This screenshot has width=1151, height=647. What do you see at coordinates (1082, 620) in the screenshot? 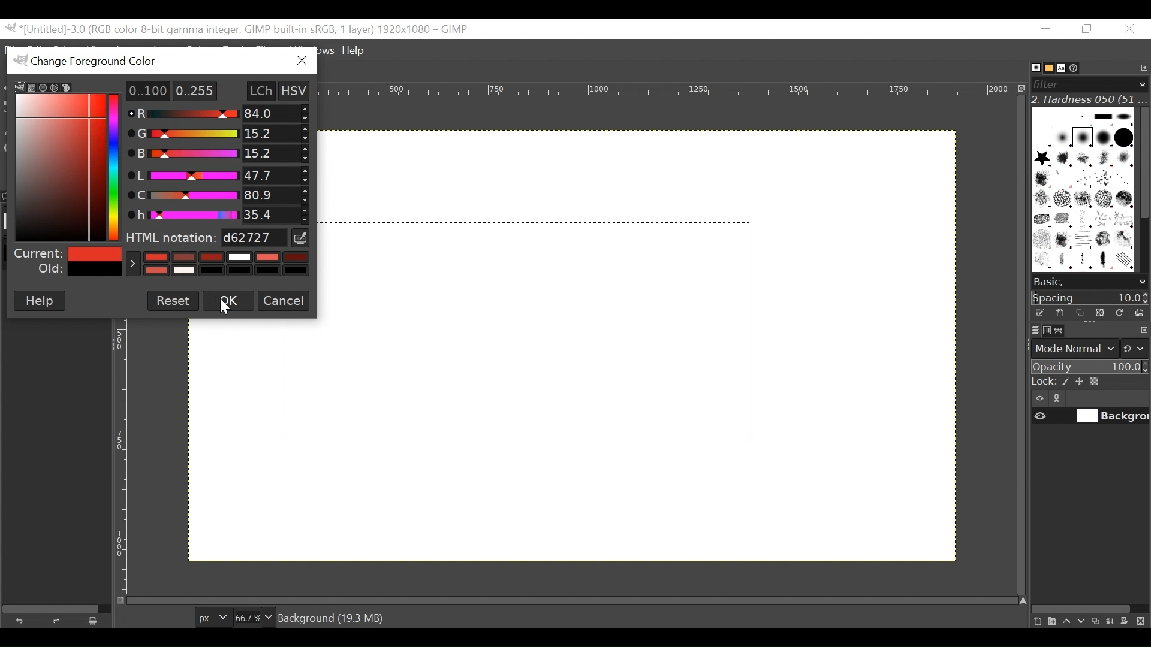
I see `Lower the layer` at bounding box center [1082, 620].